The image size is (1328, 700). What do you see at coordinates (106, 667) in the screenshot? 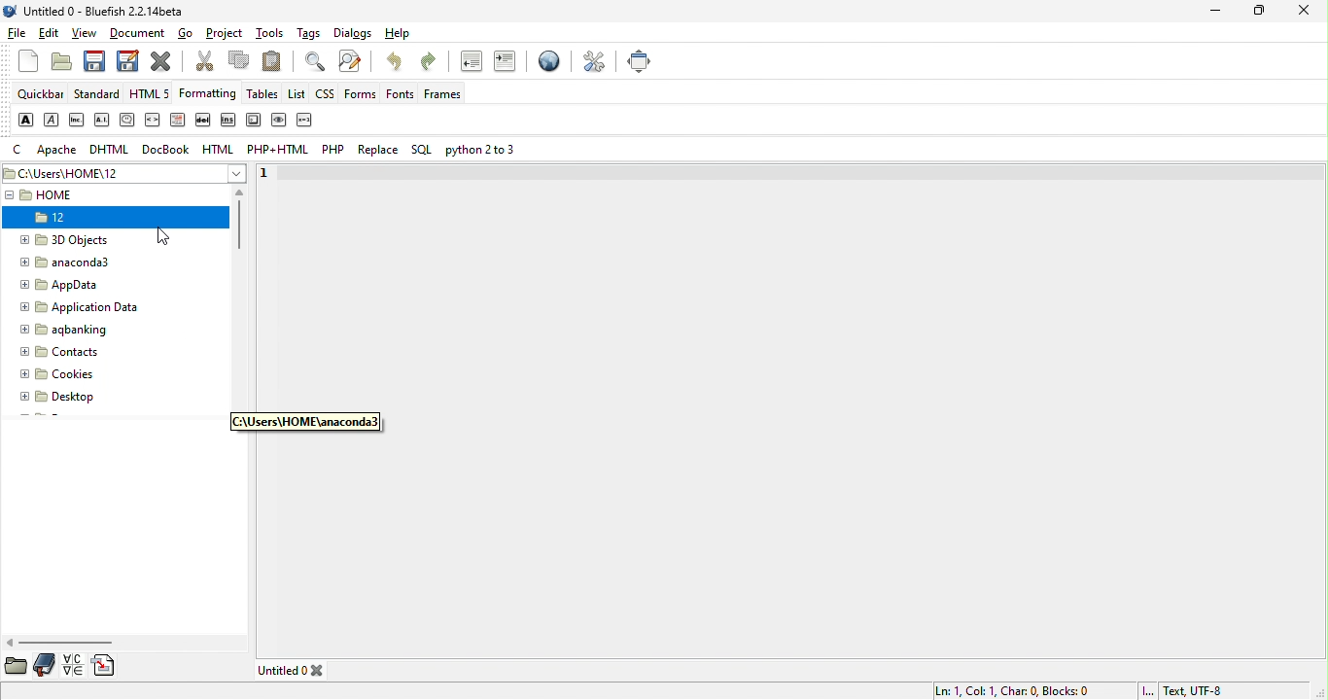
I see `snippets` at bounding box center [106, 667].